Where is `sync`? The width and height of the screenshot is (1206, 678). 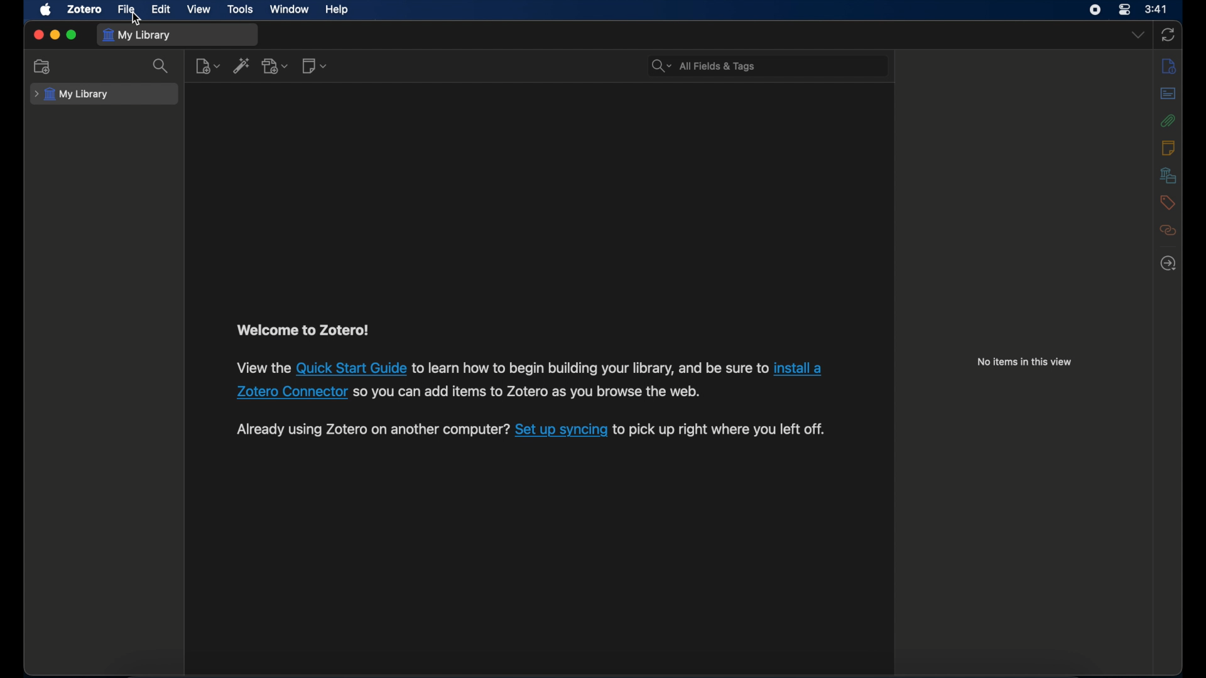
sync is located at coordinates (1168, 35).